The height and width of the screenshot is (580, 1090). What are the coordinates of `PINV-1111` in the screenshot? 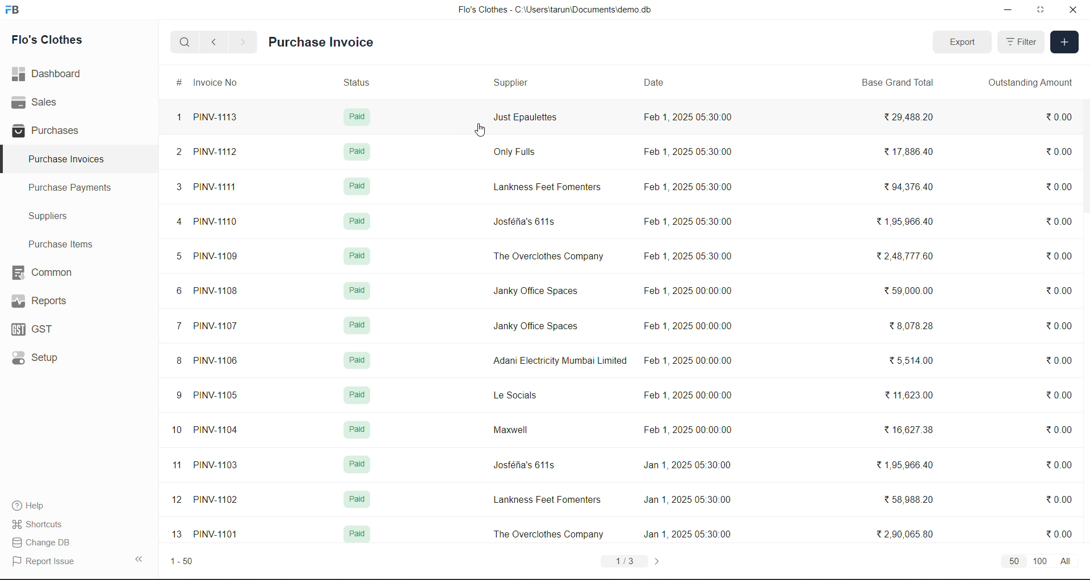 It's located at (221, 186).